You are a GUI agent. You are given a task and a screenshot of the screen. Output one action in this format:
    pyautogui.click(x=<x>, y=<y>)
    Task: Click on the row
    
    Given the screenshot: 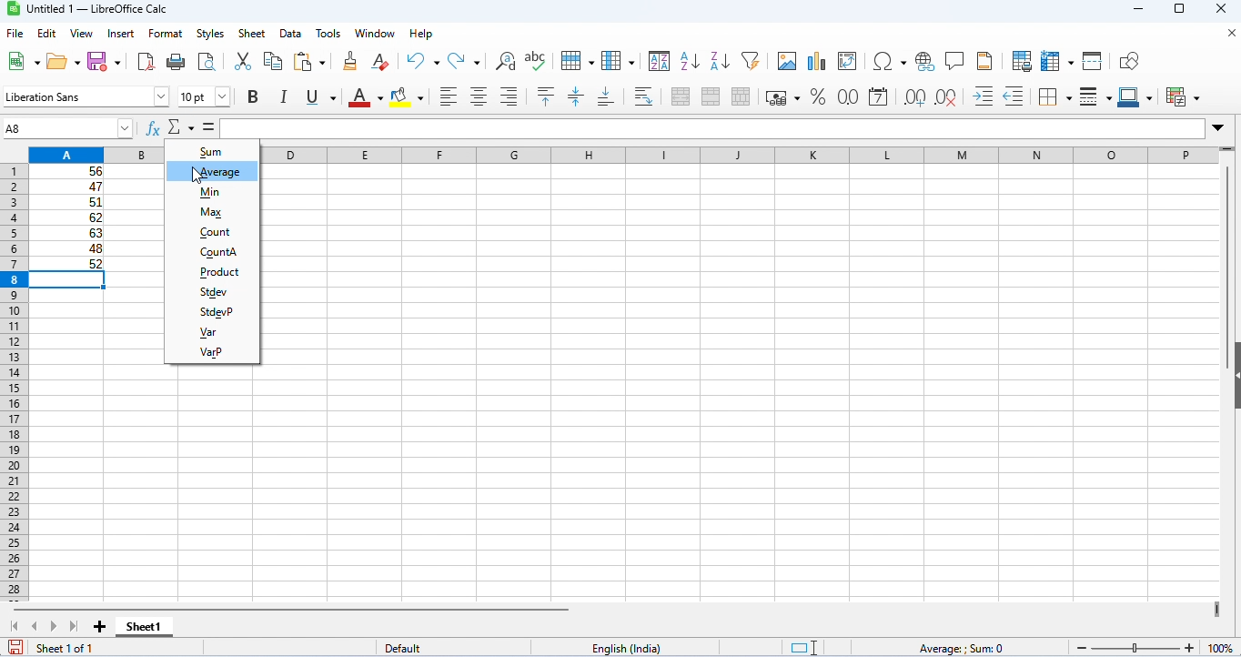 What is the action you would take?
    pyautogui.click(x=576, y=59)
    